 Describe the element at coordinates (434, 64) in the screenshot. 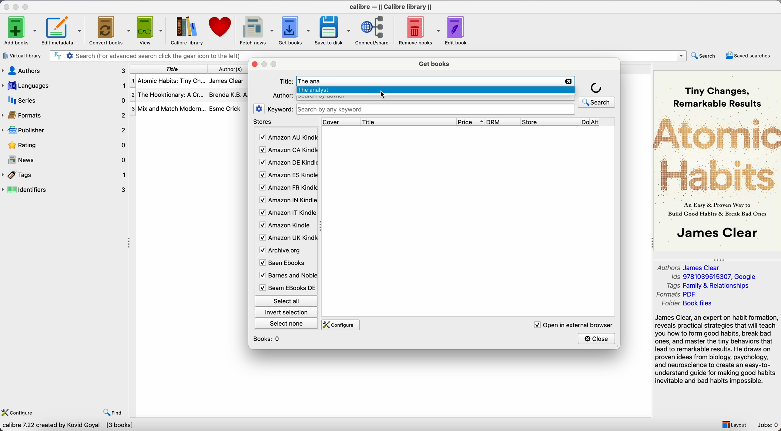

I see `get books` at that location.